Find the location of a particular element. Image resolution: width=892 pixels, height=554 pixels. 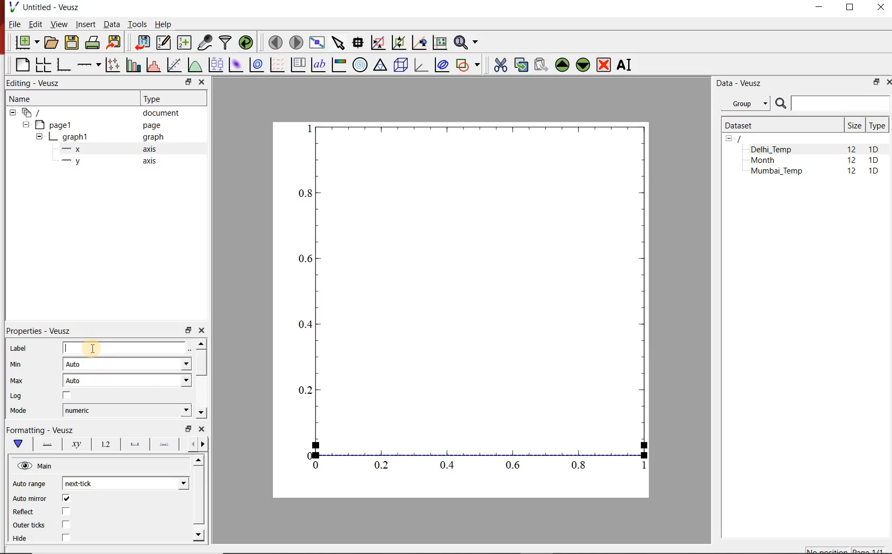

1D is located at coordinates (874, 149).